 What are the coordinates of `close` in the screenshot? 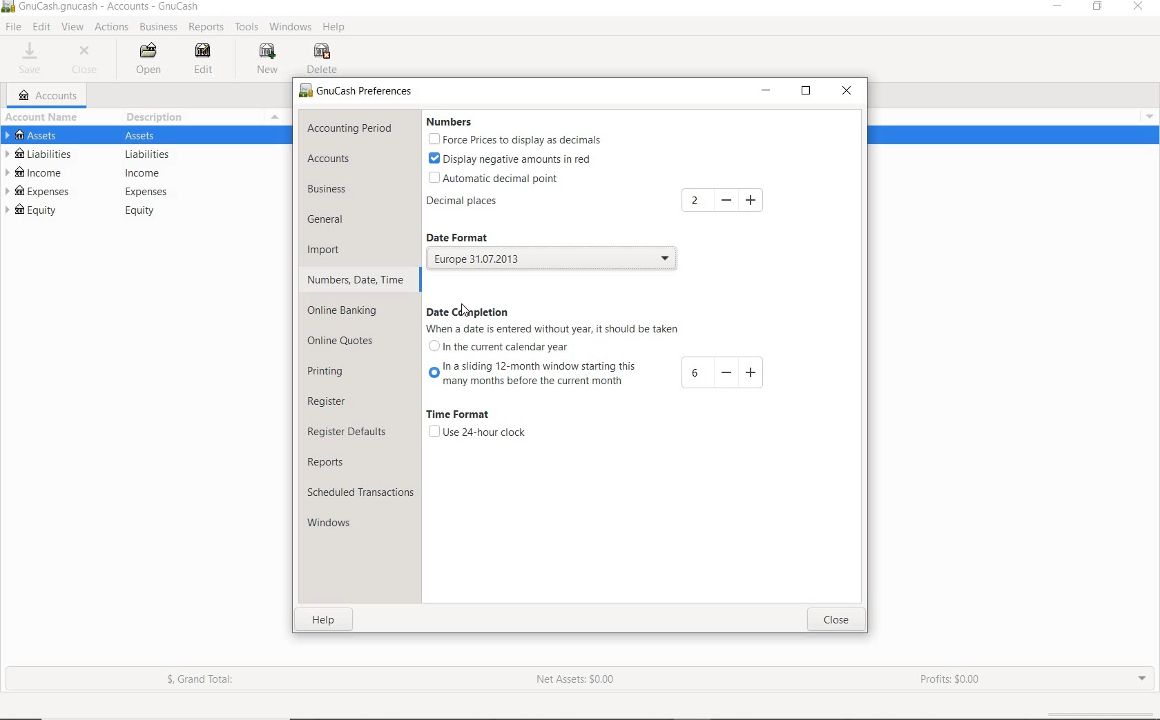 It's located at (847, 92).